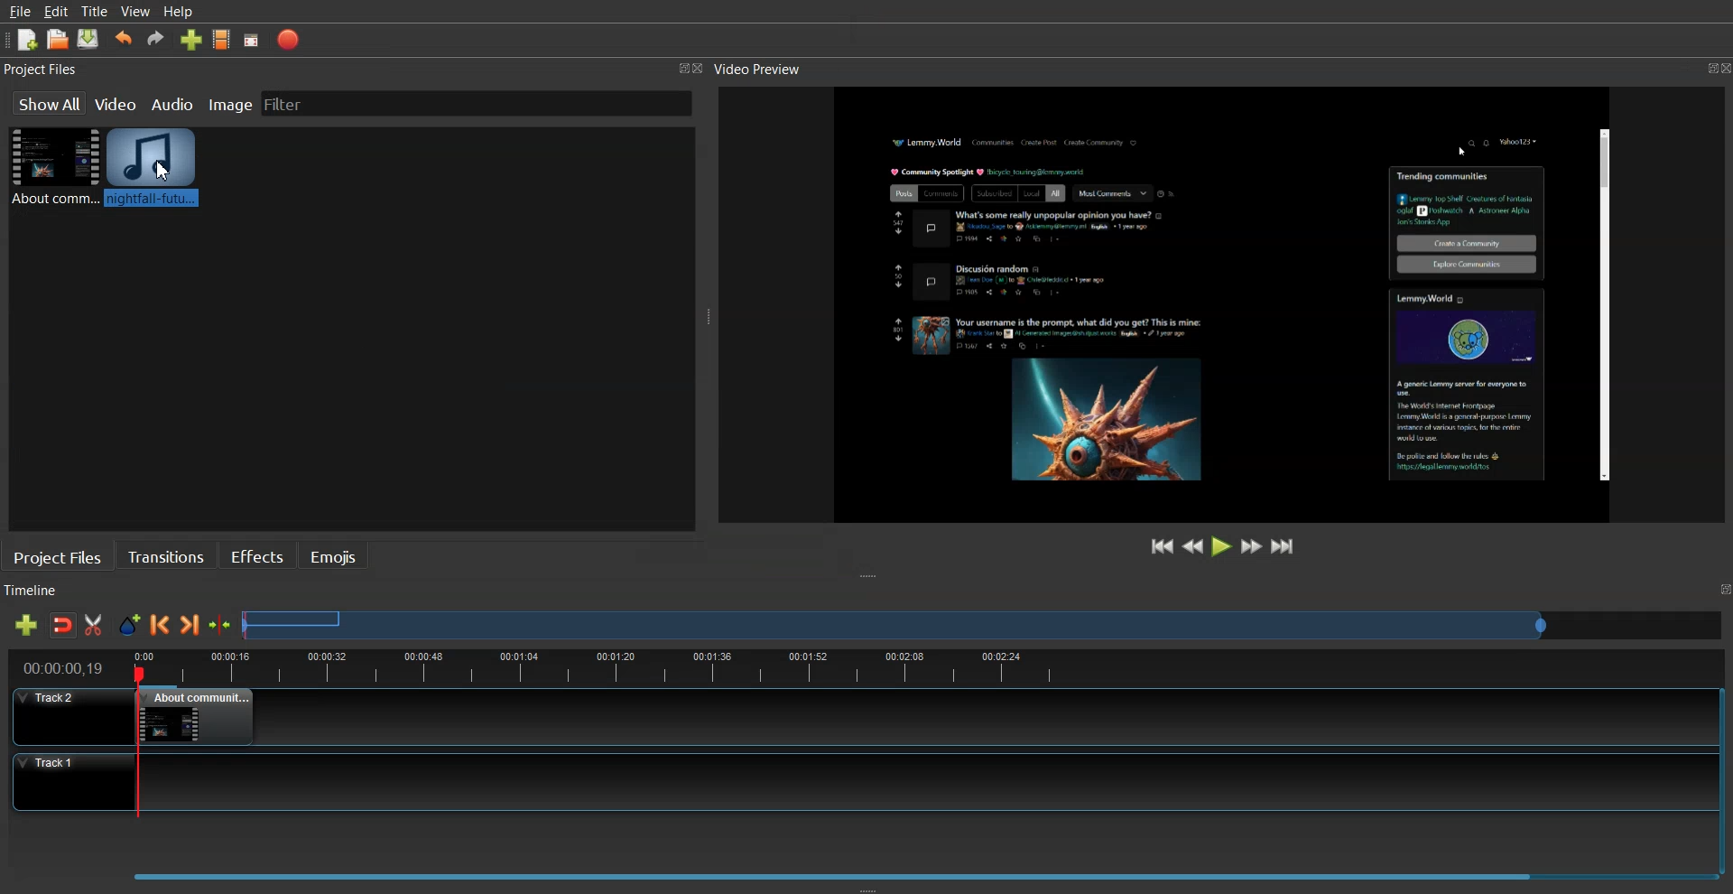 This screenshot has width=1733, height=894. I want to click on Track 1, so click(852, 782).